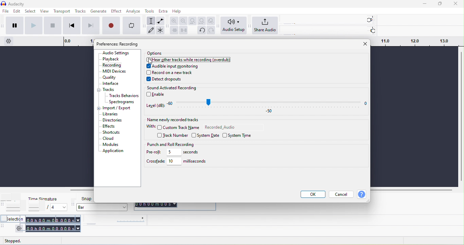 Image resolution: width=464 pixels, height=245 pixels. I want to click on cursor movement, so click(152, 62).